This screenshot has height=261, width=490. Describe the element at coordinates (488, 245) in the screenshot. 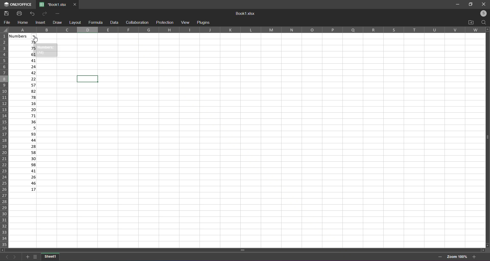

I see `Move down` at that location.